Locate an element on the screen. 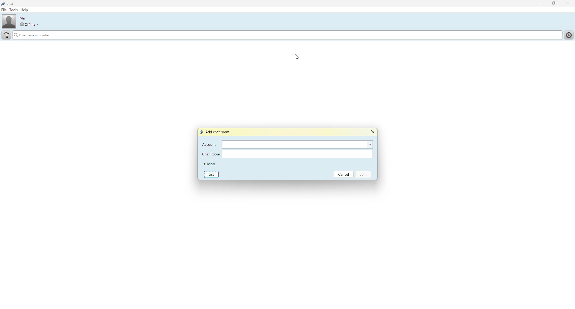  list is located at coordinates (213, 174).